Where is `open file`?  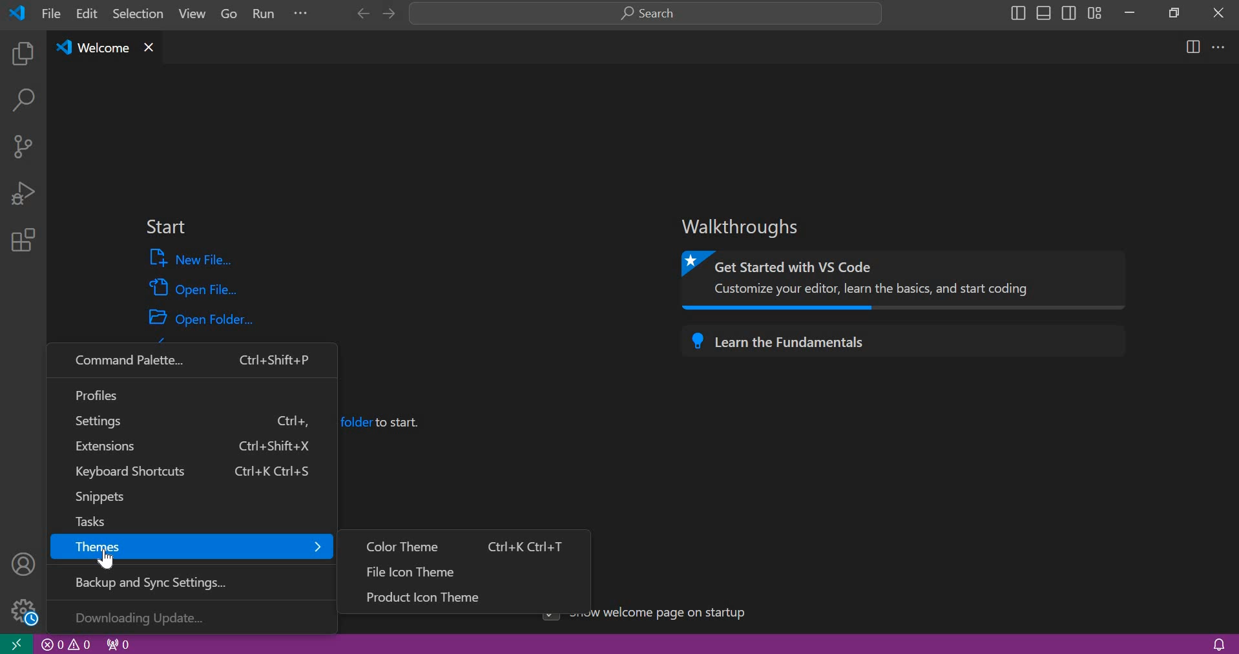 open file is located at coordinates (194, 286).